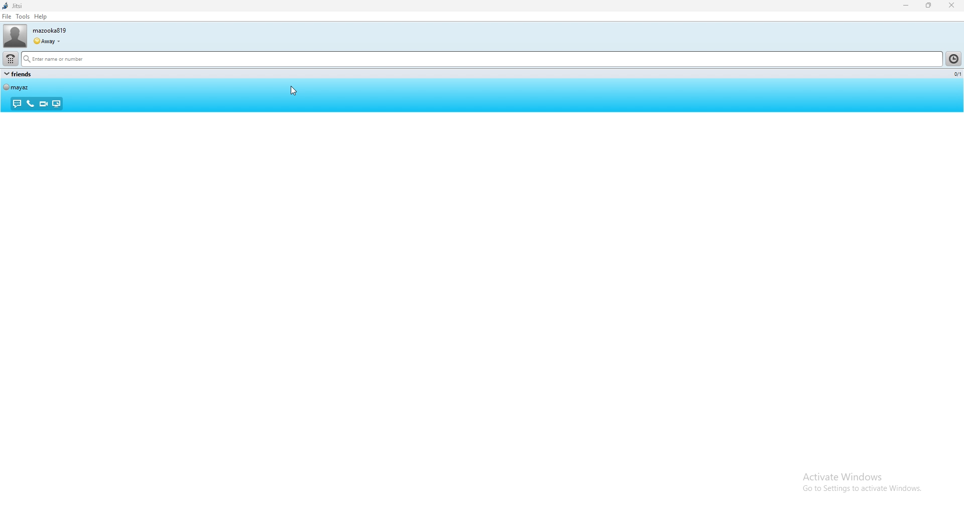  What do you see at coordinates (7, 17) in the screenshot?
I see `file` at bounding box center [7, 17].